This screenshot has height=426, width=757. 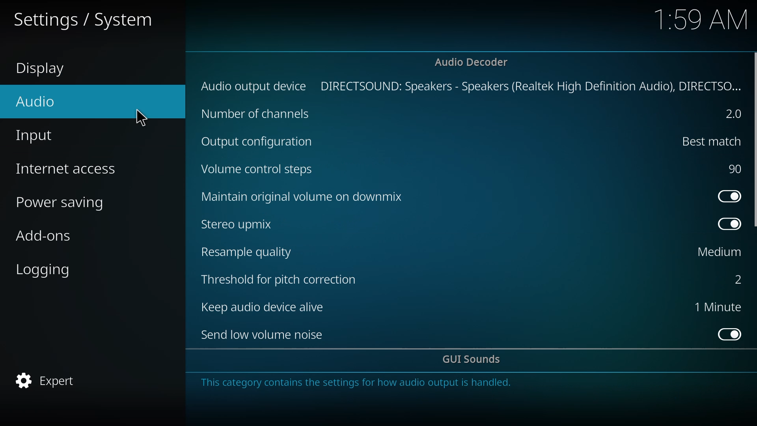 I want to click on enabled, so click(x=726, y=195).